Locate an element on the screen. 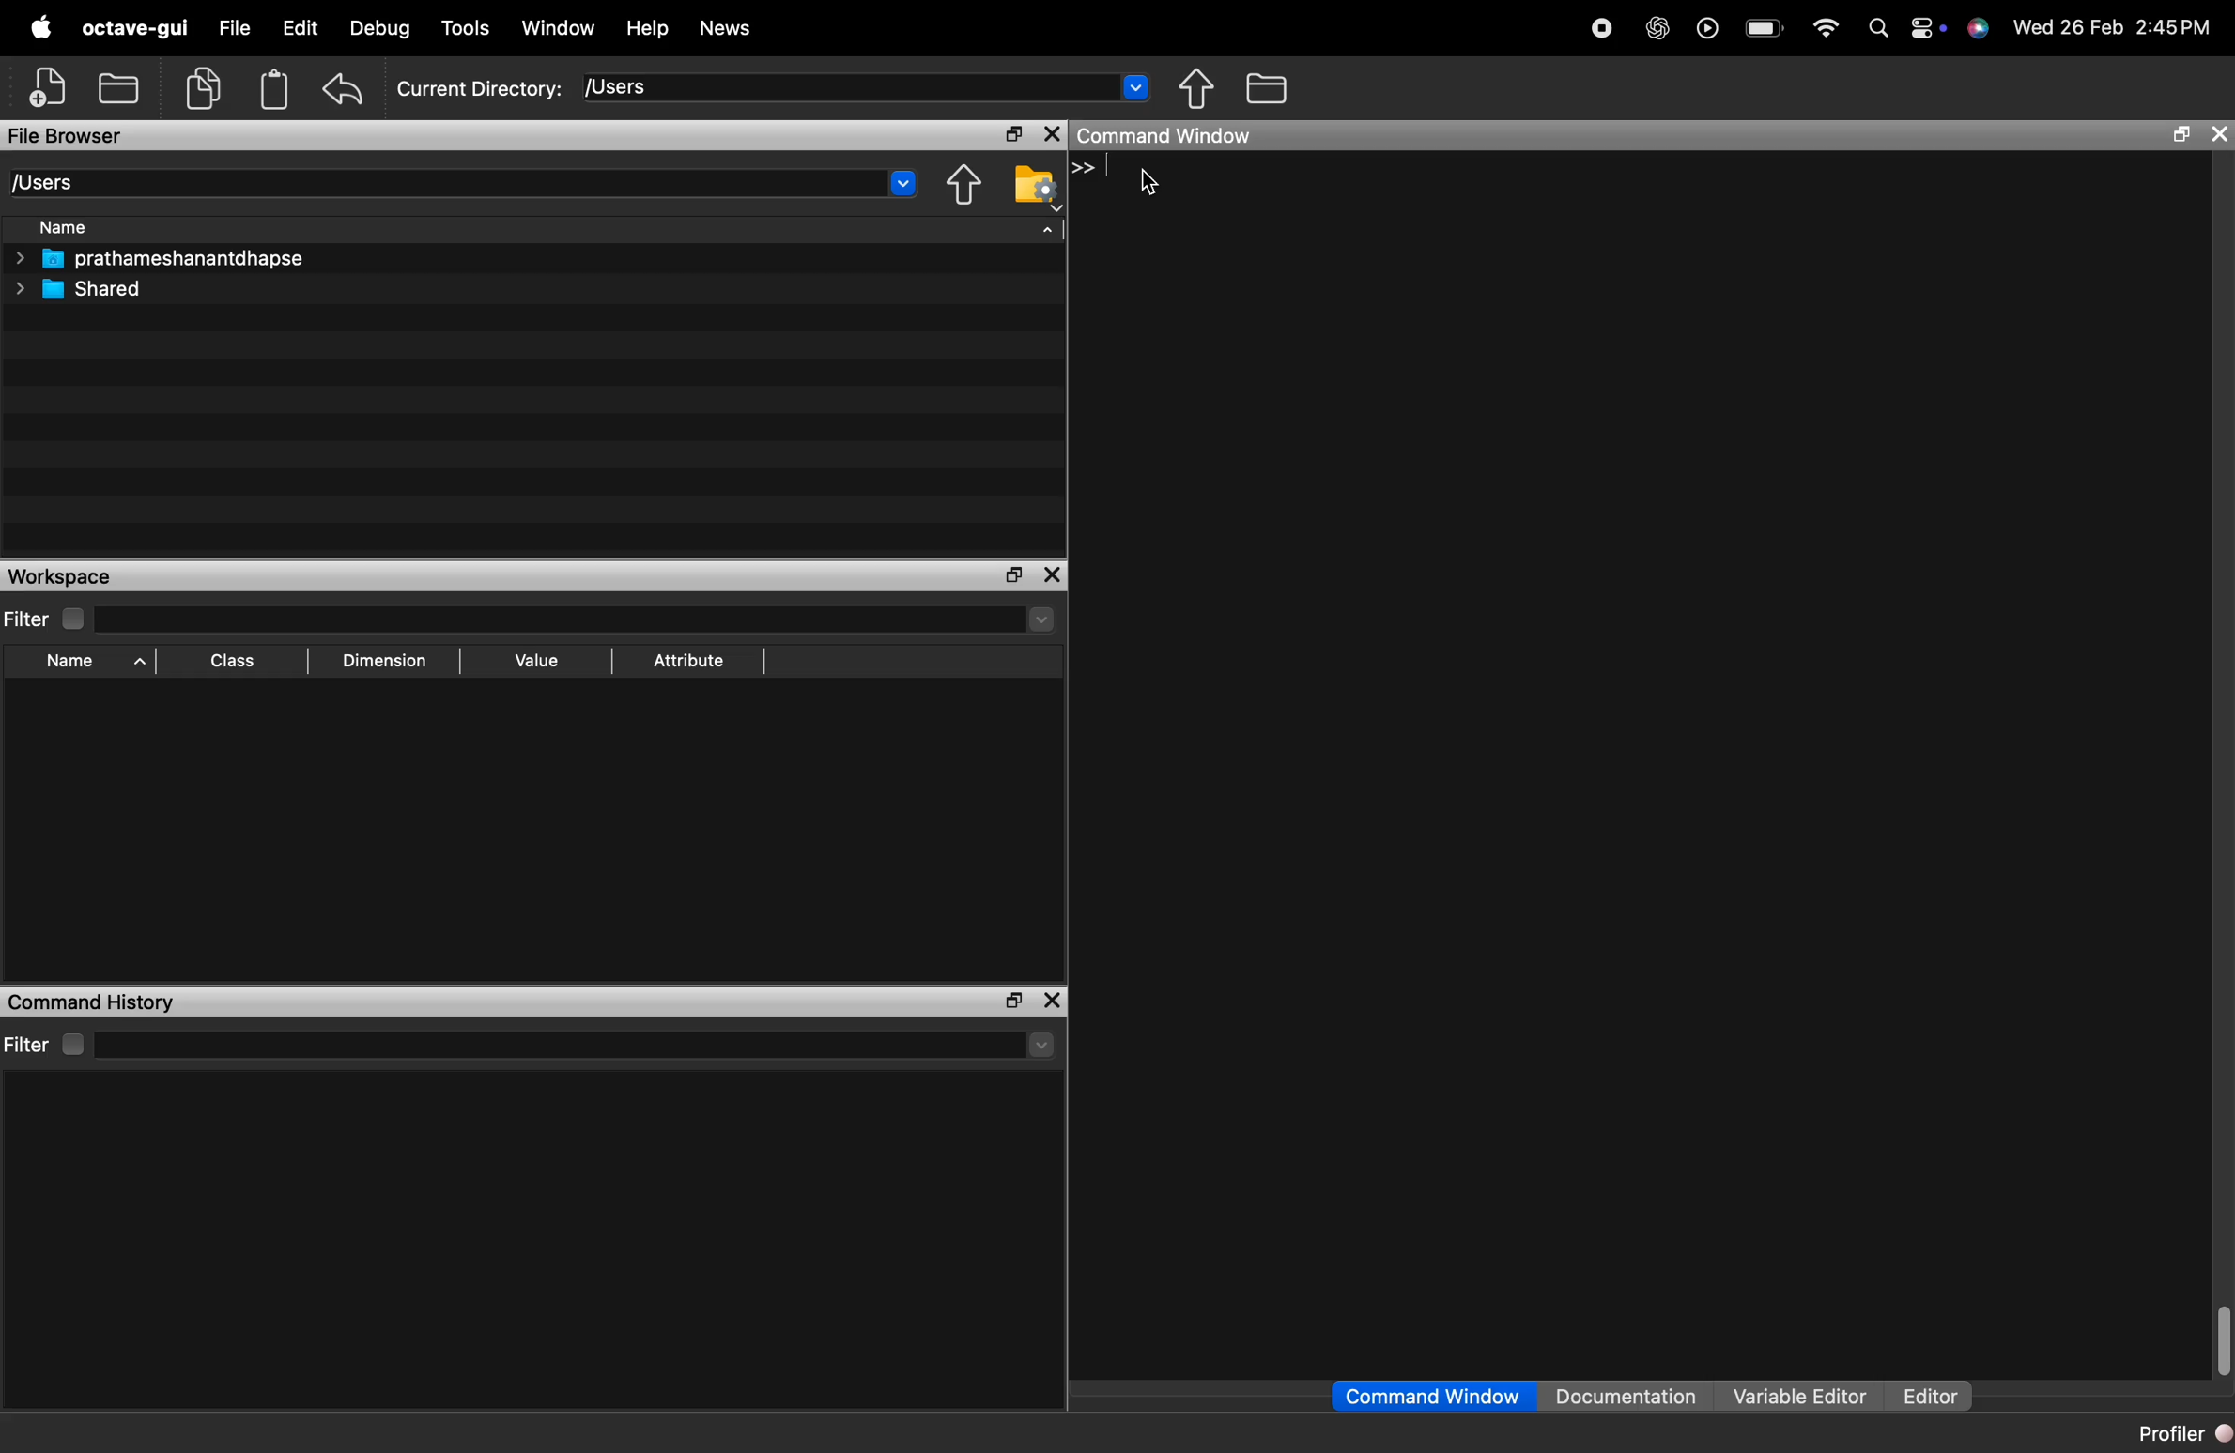 The width and height of the screenshot is (2235, 1453). dropdown is located at coordinates (899, 185).